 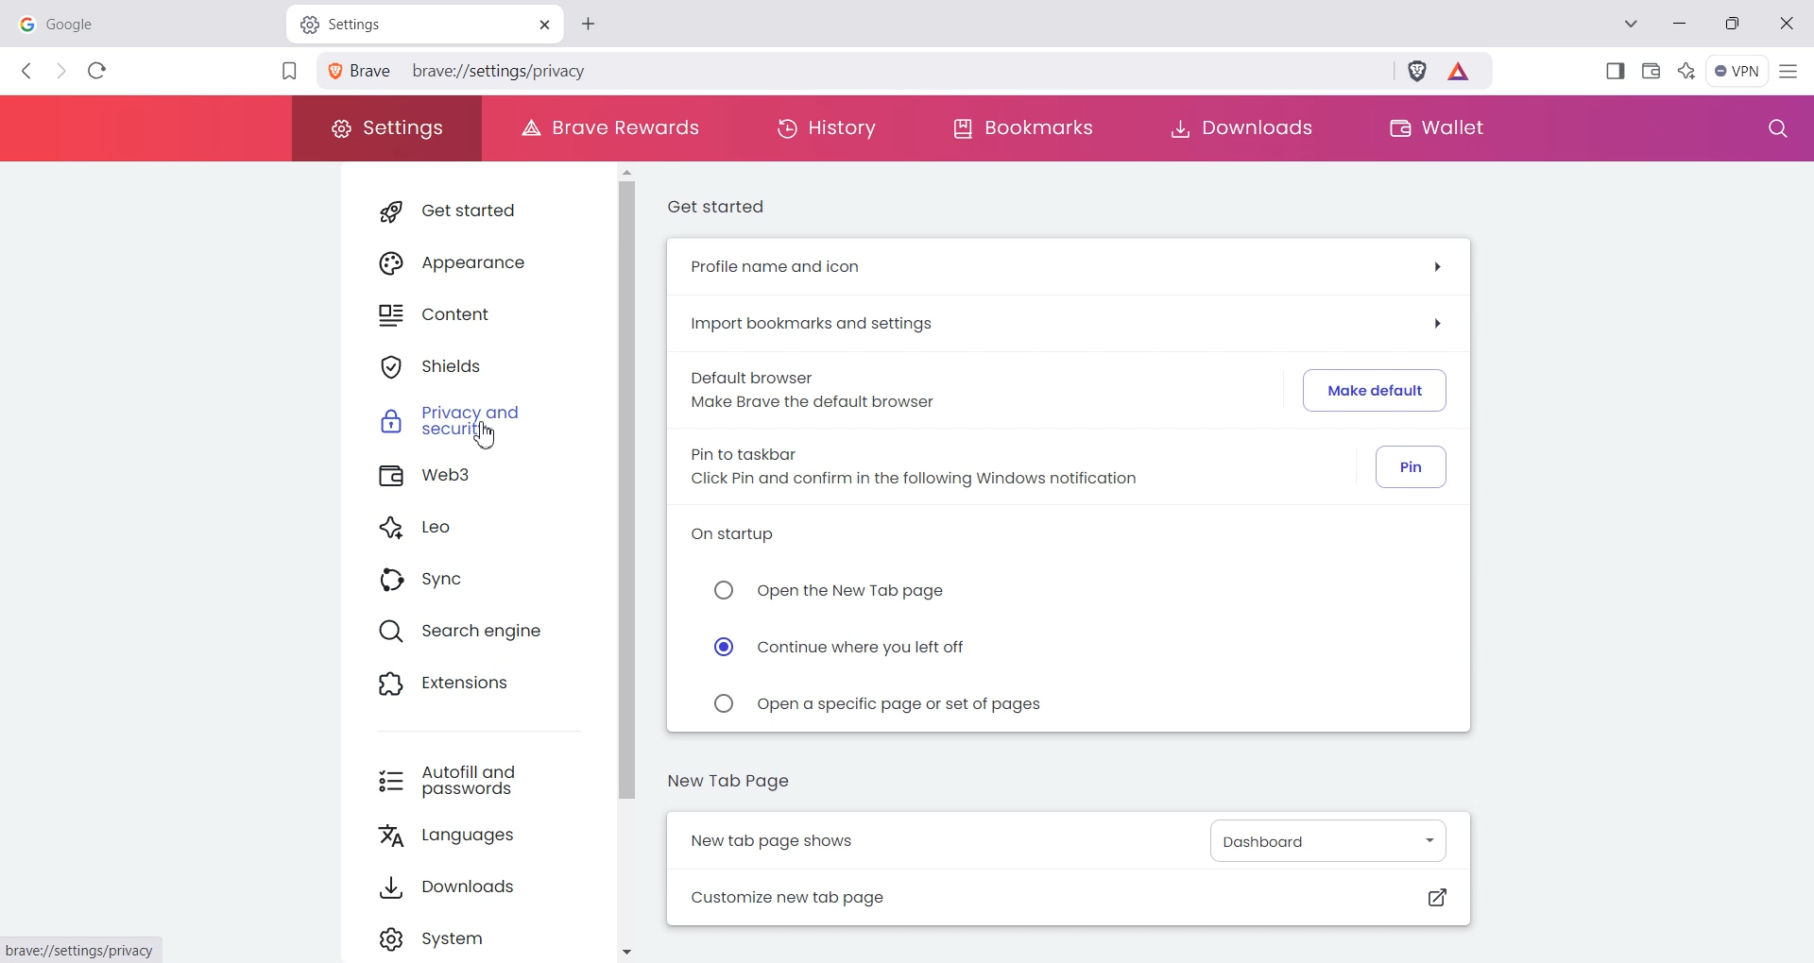 What do you see at coordinates (1071, 898) in the screenshot?
I see `Customize new tab page` at bounding box center [1071, 898].